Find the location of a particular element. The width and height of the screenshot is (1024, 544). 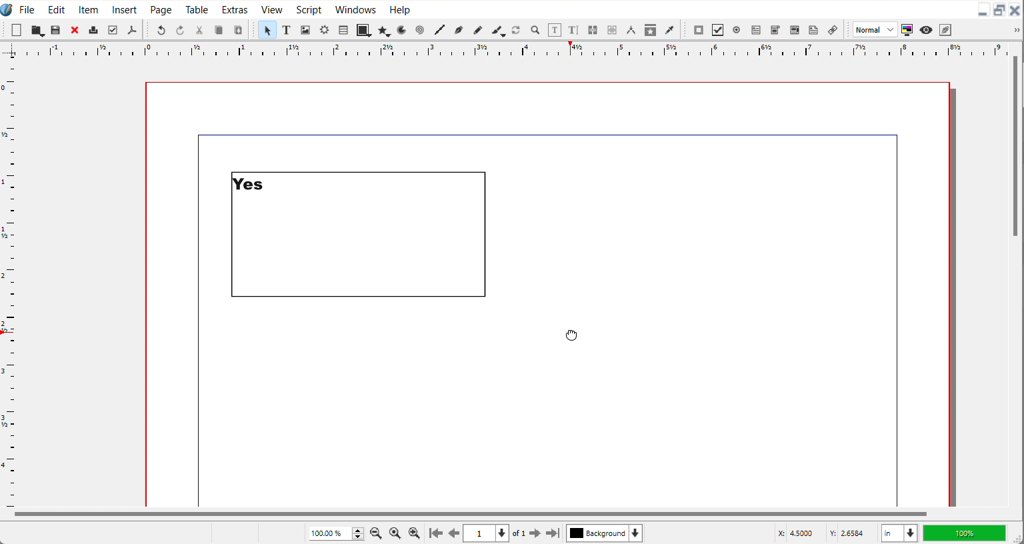

Open is located at coordinates (57, 31).